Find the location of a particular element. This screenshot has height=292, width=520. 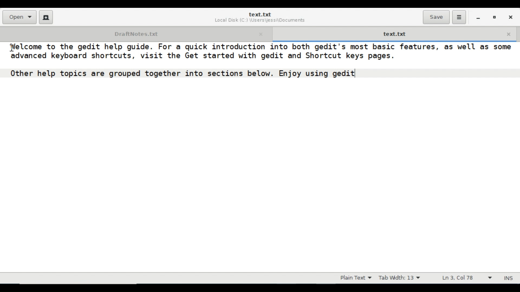

Restore is located at coordinates (495, 17).